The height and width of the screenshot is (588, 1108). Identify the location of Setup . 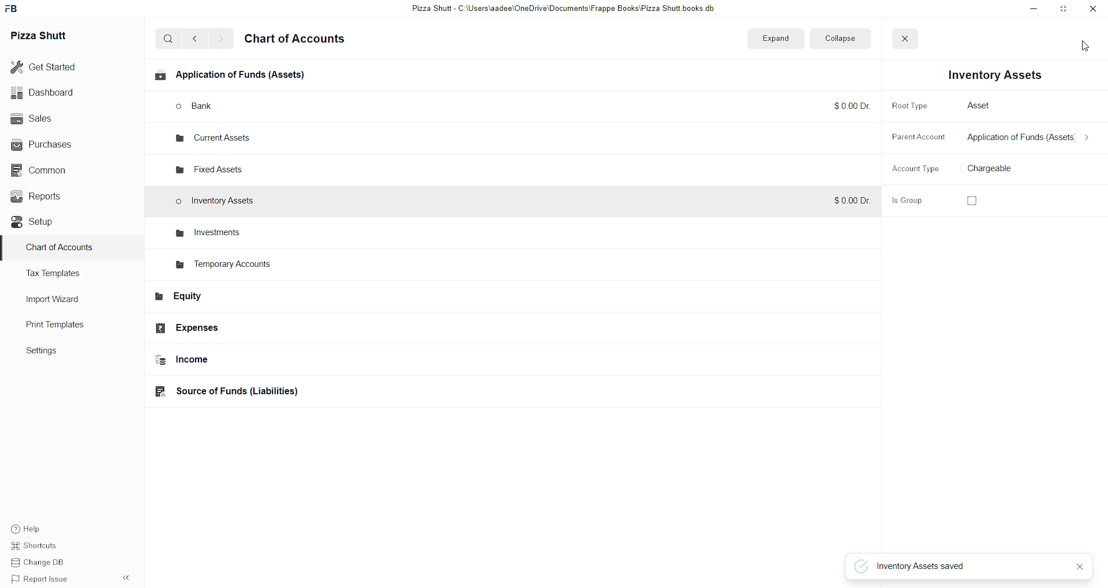
(46, 223).